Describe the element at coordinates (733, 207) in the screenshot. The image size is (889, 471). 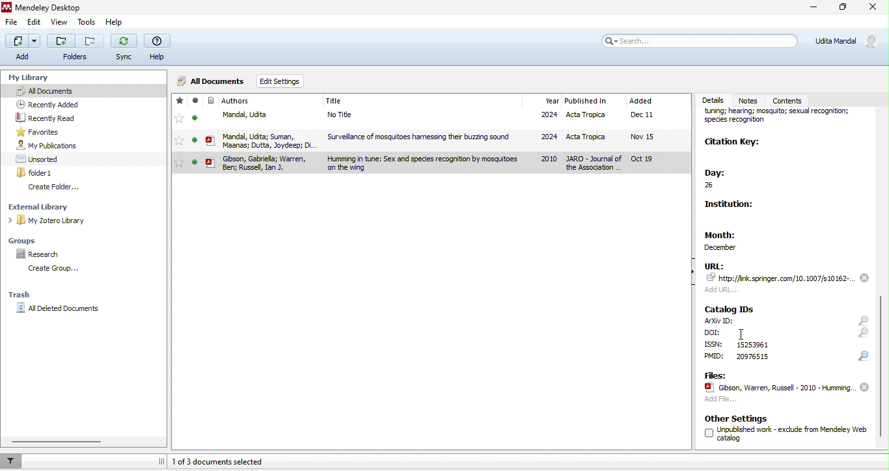
I see `institution` at that location.